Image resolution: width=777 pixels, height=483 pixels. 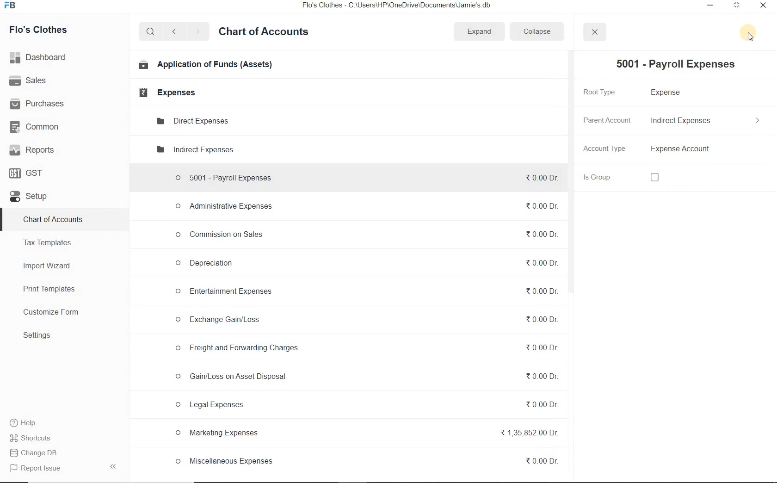 What do you see at coordinates (48, 266) in the screenshot?
I see `Import Wizard` at bounding box center [48, 266].